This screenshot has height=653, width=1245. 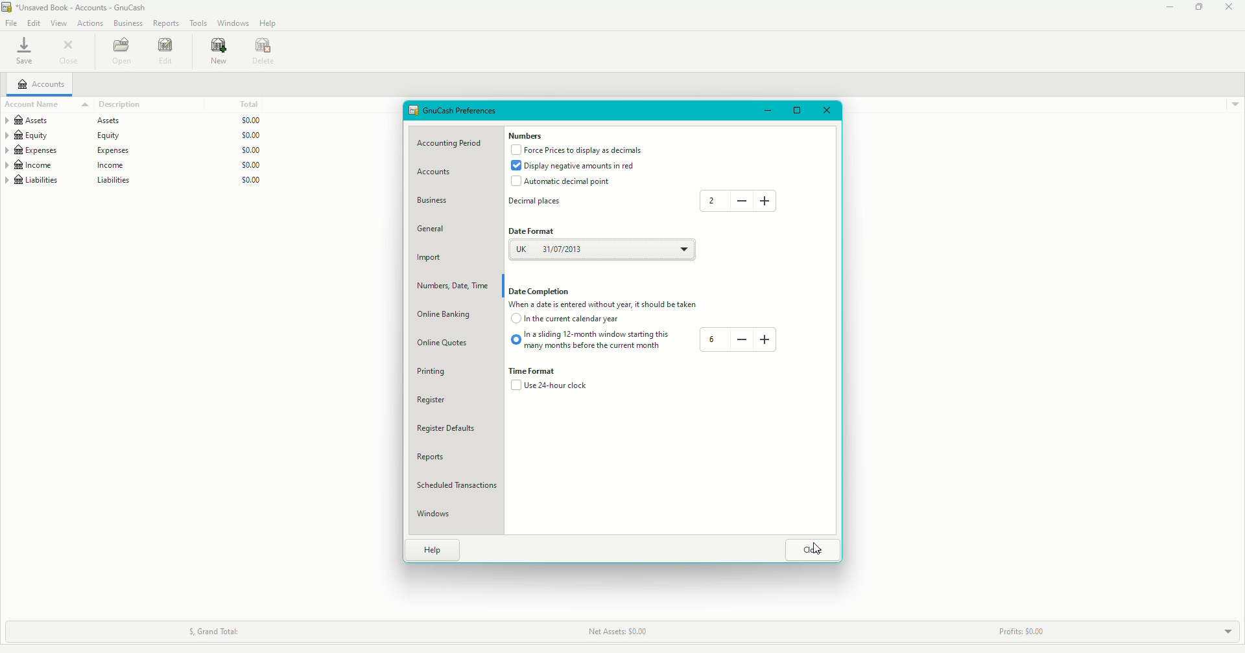 What do you see at coordinates (742, 201) in the screenshot?
I see `Minus` at bounding box center [742, 201].